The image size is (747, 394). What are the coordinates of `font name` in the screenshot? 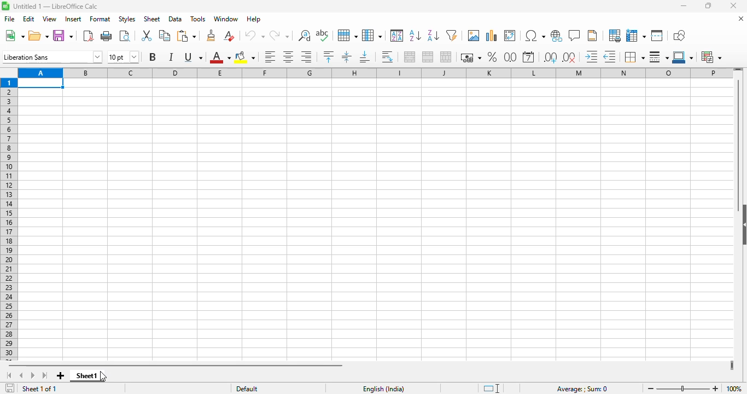 It's located at (52, 56).